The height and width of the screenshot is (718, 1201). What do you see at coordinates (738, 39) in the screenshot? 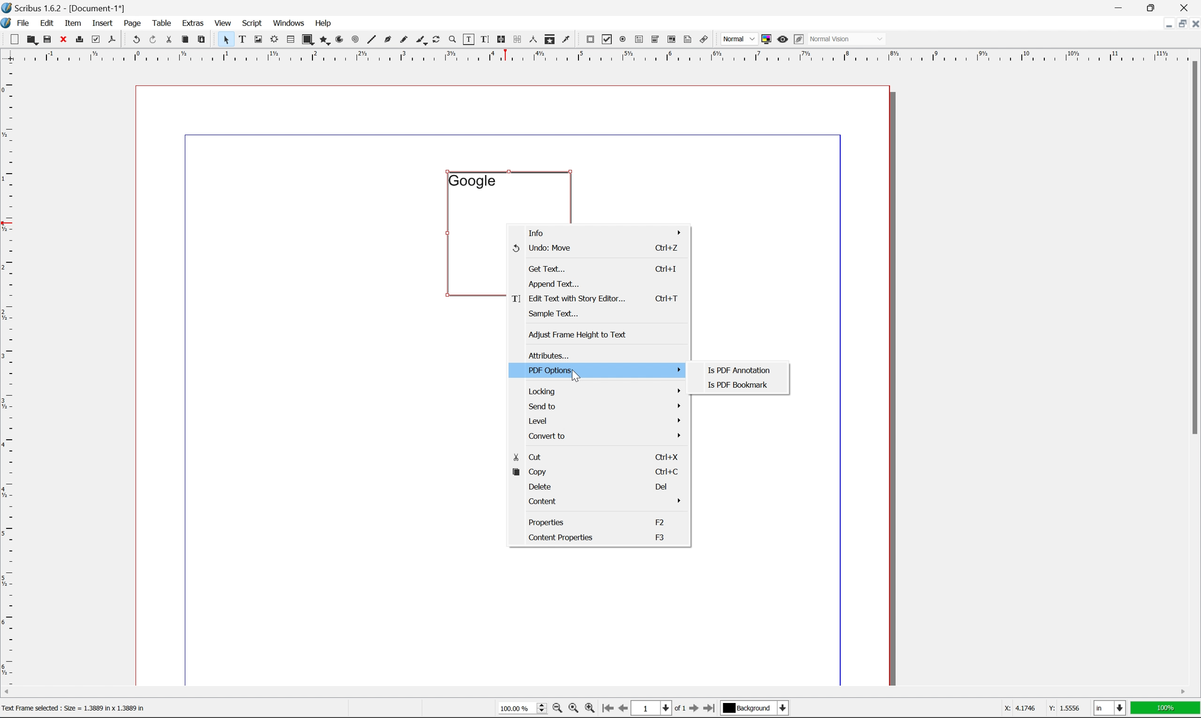
I see `normal` at bounding box center [738, 39].